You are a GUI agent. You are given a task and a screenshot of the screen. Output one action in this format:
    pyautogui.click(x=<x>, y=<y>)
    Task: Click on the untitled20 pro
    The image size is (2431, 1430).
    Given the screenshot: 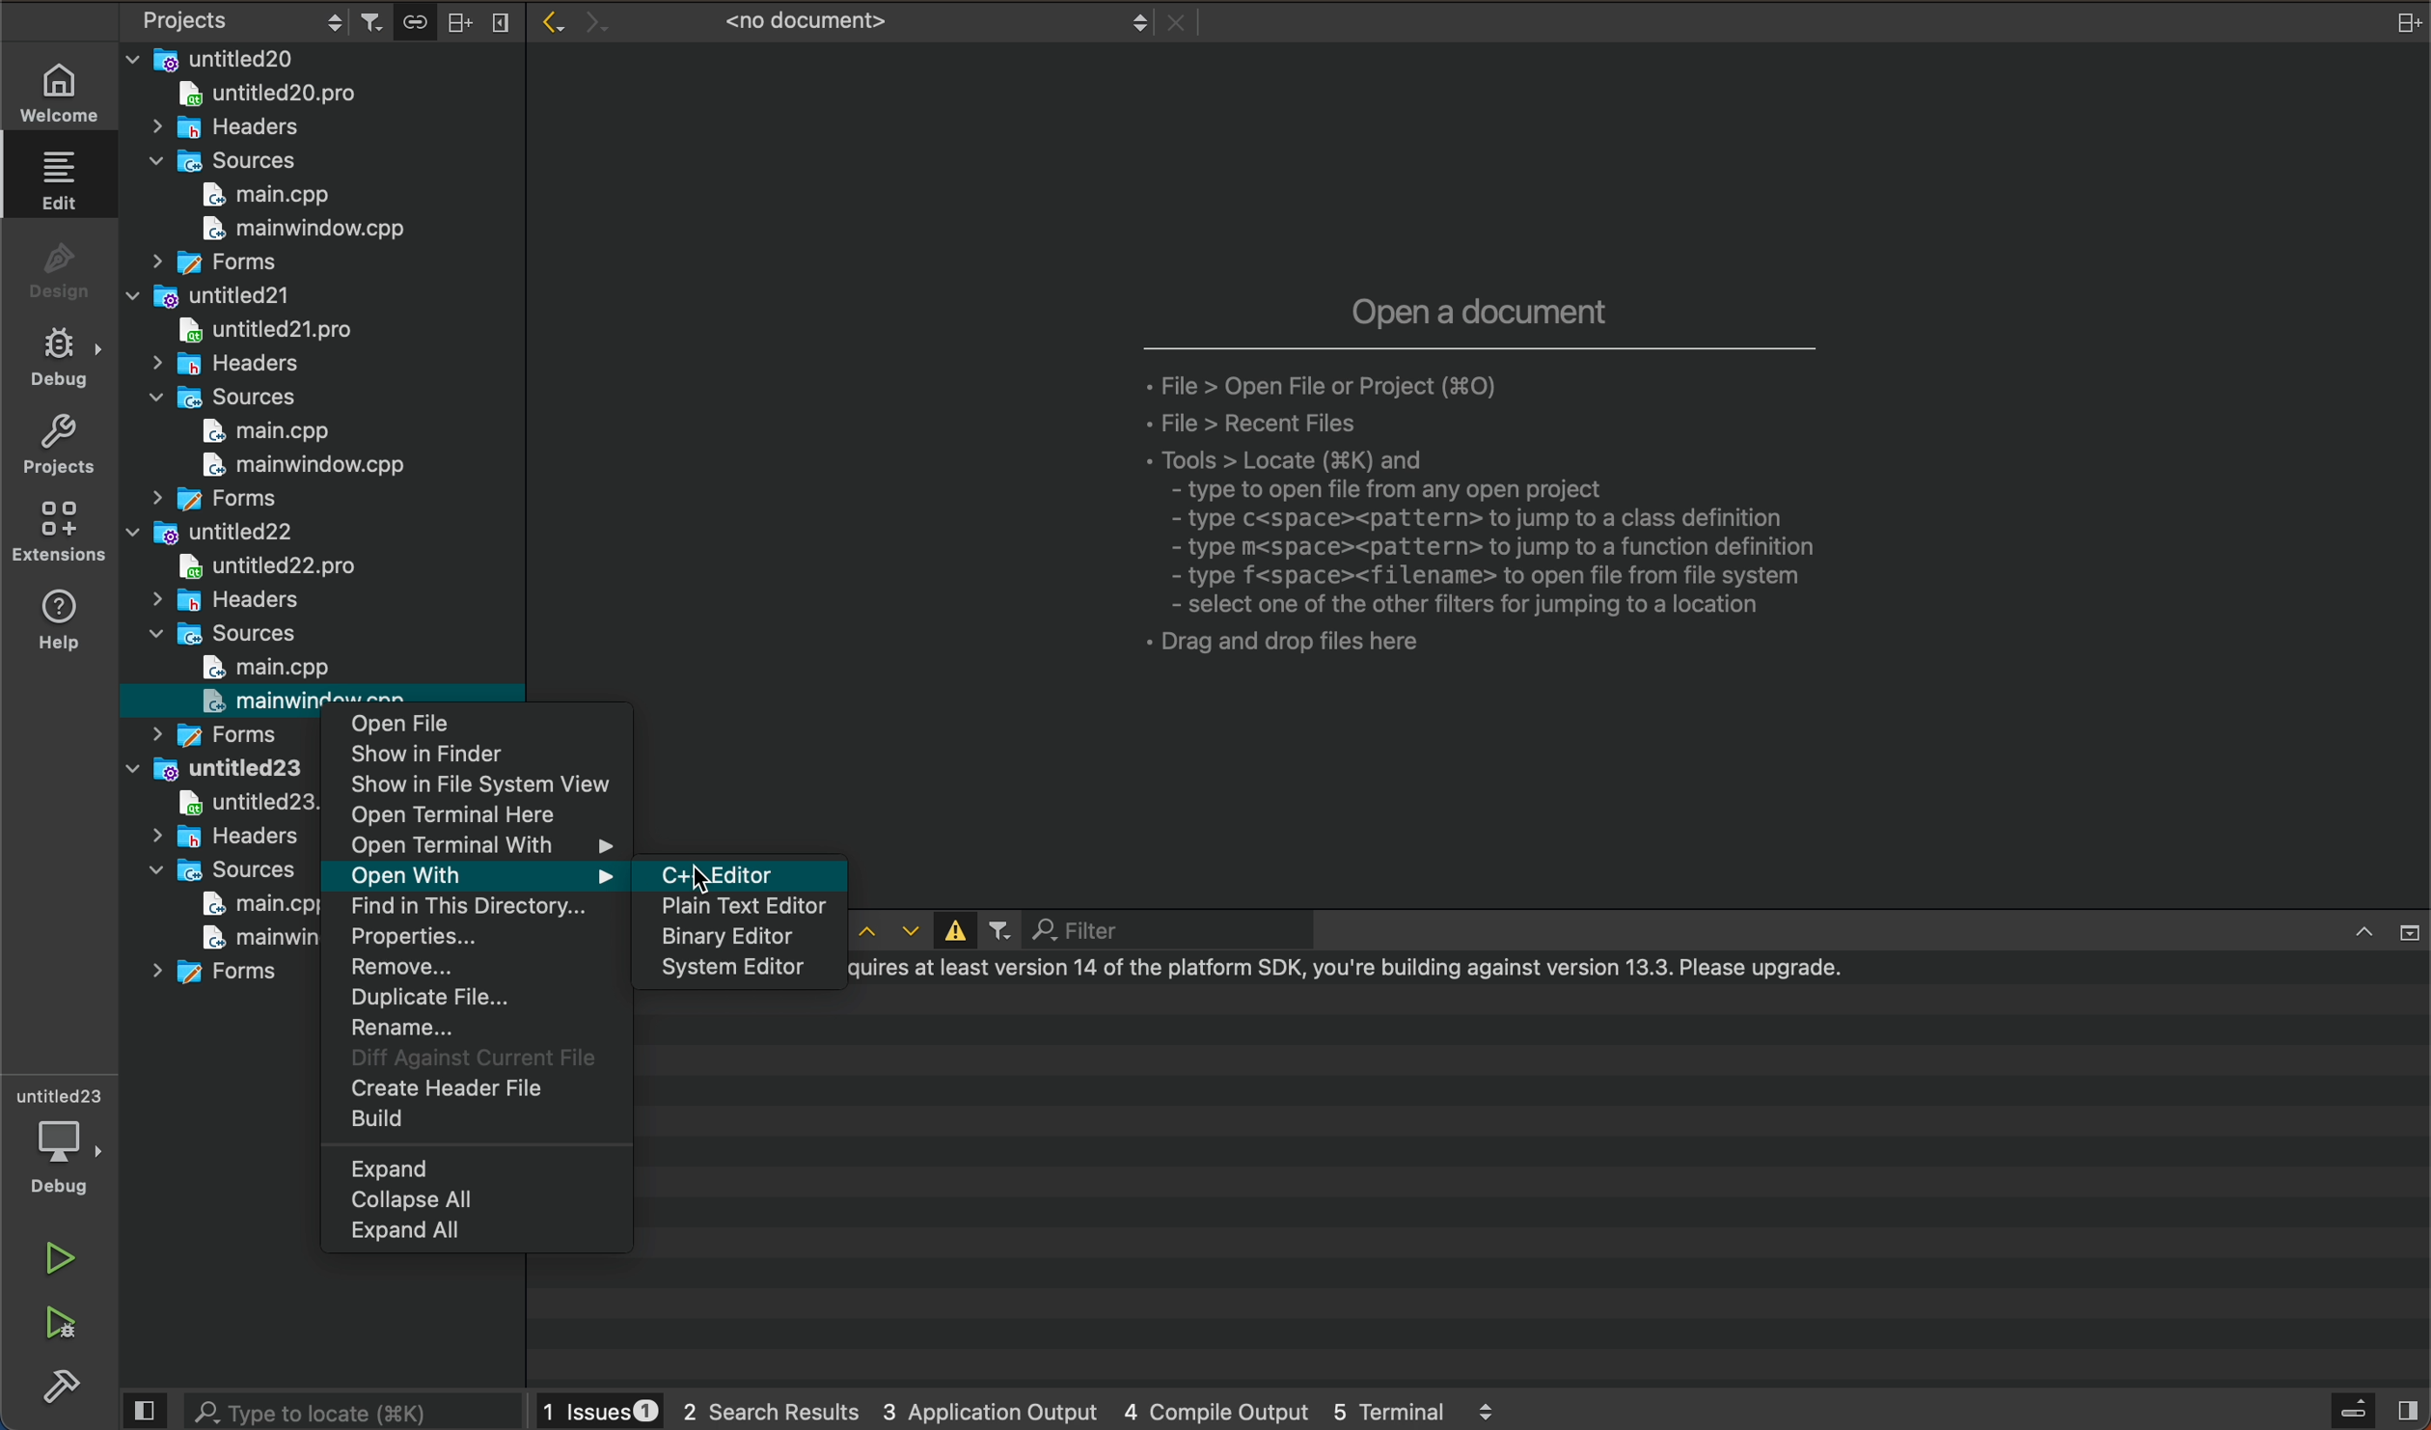 What is the action you would take?
    pyautogui.click(x=279, y=96)
    